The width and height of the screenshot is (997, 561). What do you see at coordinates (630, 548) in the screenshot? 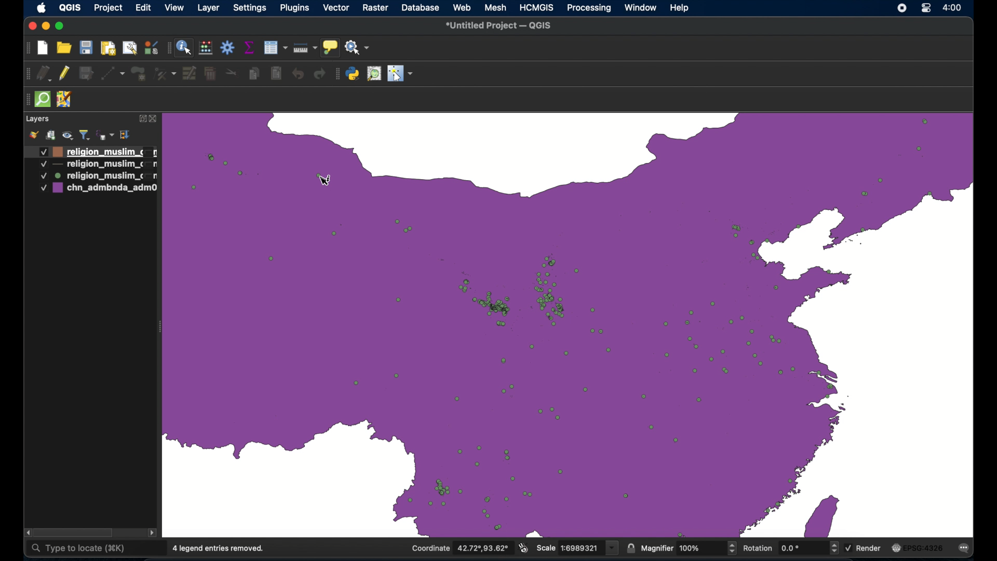
I see `lock scale` at bounding box center [630, 548].